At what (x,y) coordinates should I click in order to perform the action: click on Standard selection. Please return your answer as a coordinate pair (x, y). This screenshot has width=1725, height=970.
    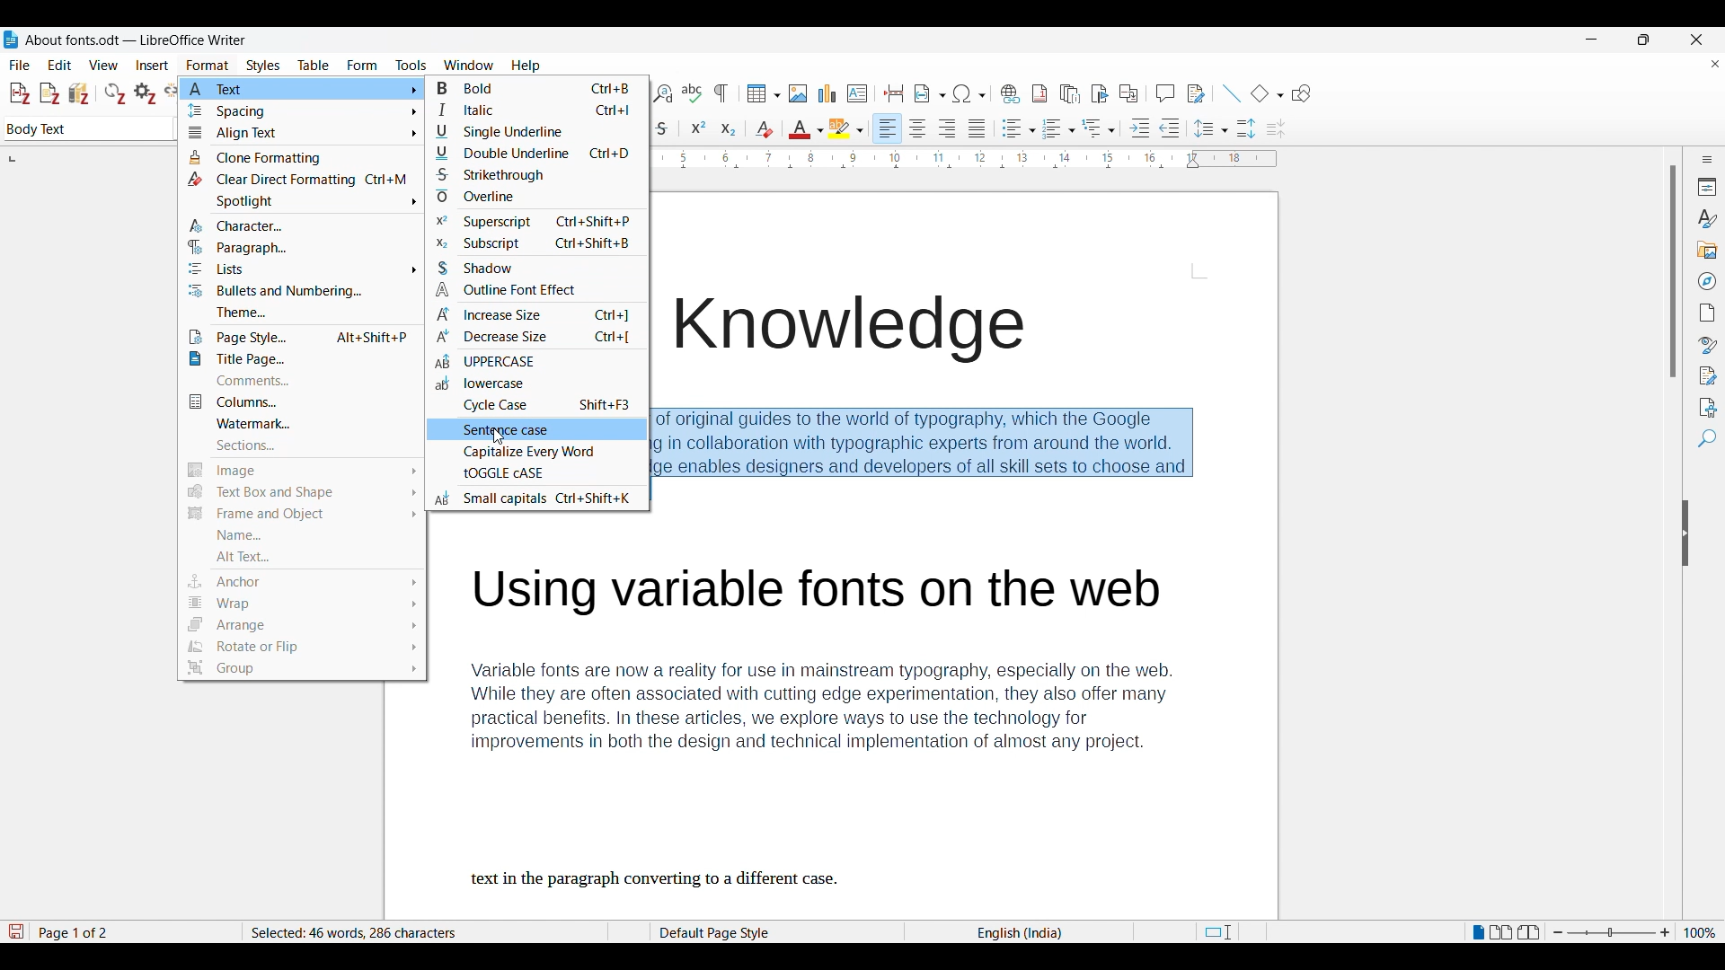
    Looking at the image, I should click on (1216, 932).